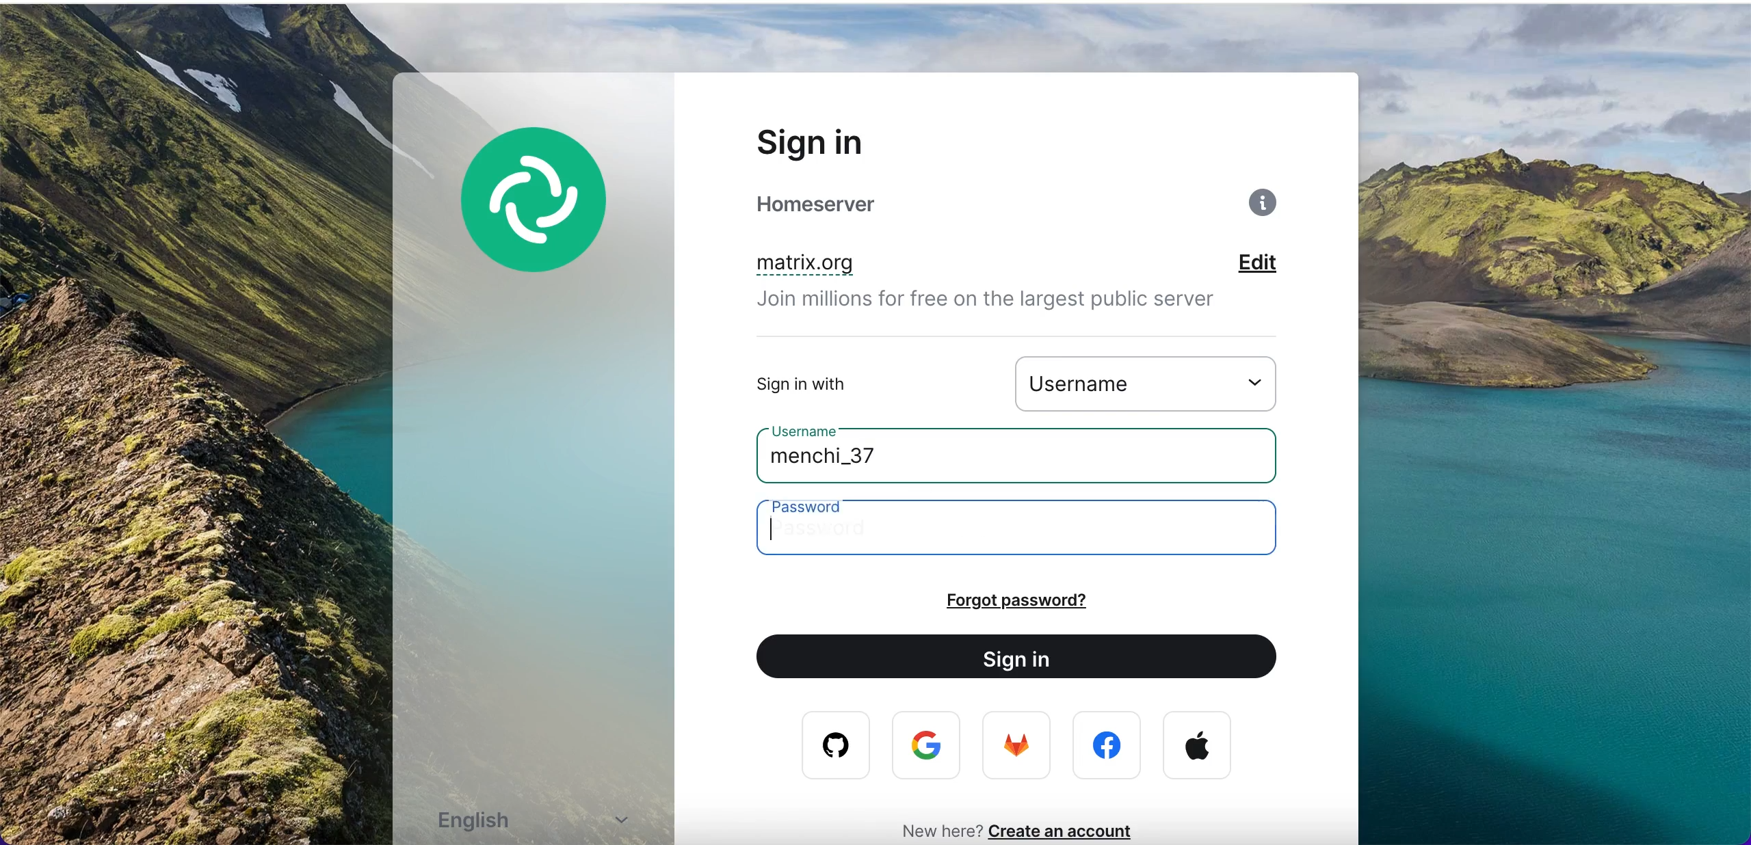 The image size is (1751, 845). Describe the element at coordinates (850, 204) in the screenshot. I see `homeserver` at that location.